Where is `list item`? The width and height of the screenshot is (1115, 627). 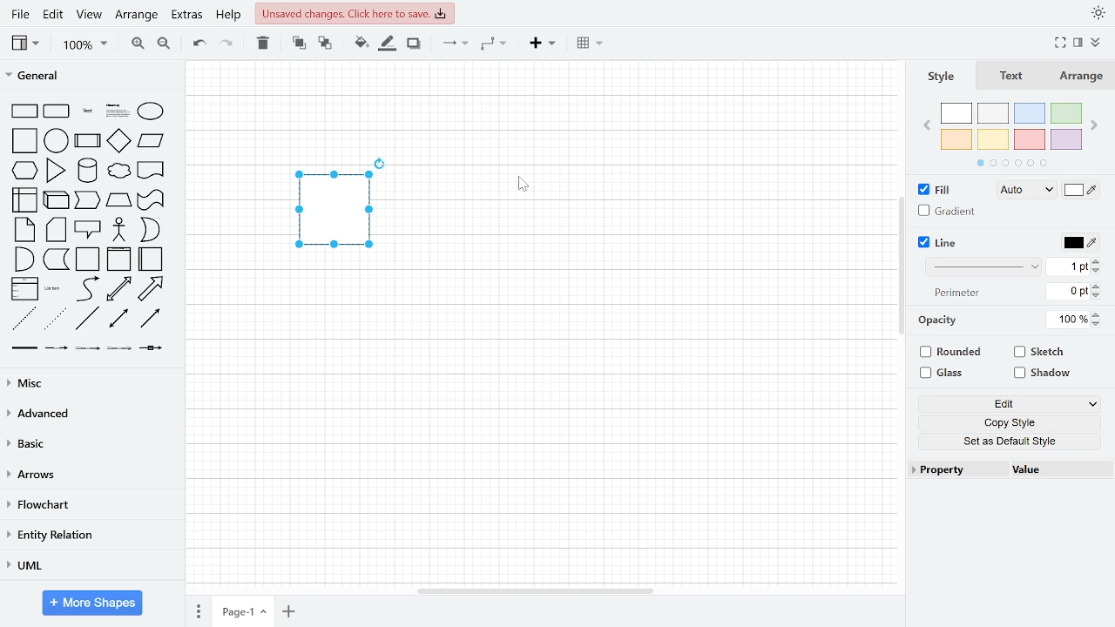 list item is located at coordinates (55, 290).